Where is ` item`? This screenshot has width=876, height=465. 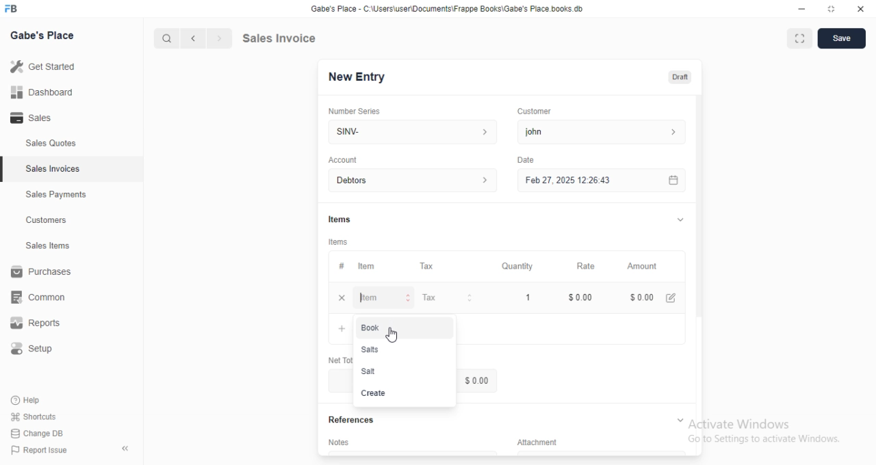  item is located at coordinates (387, 298).